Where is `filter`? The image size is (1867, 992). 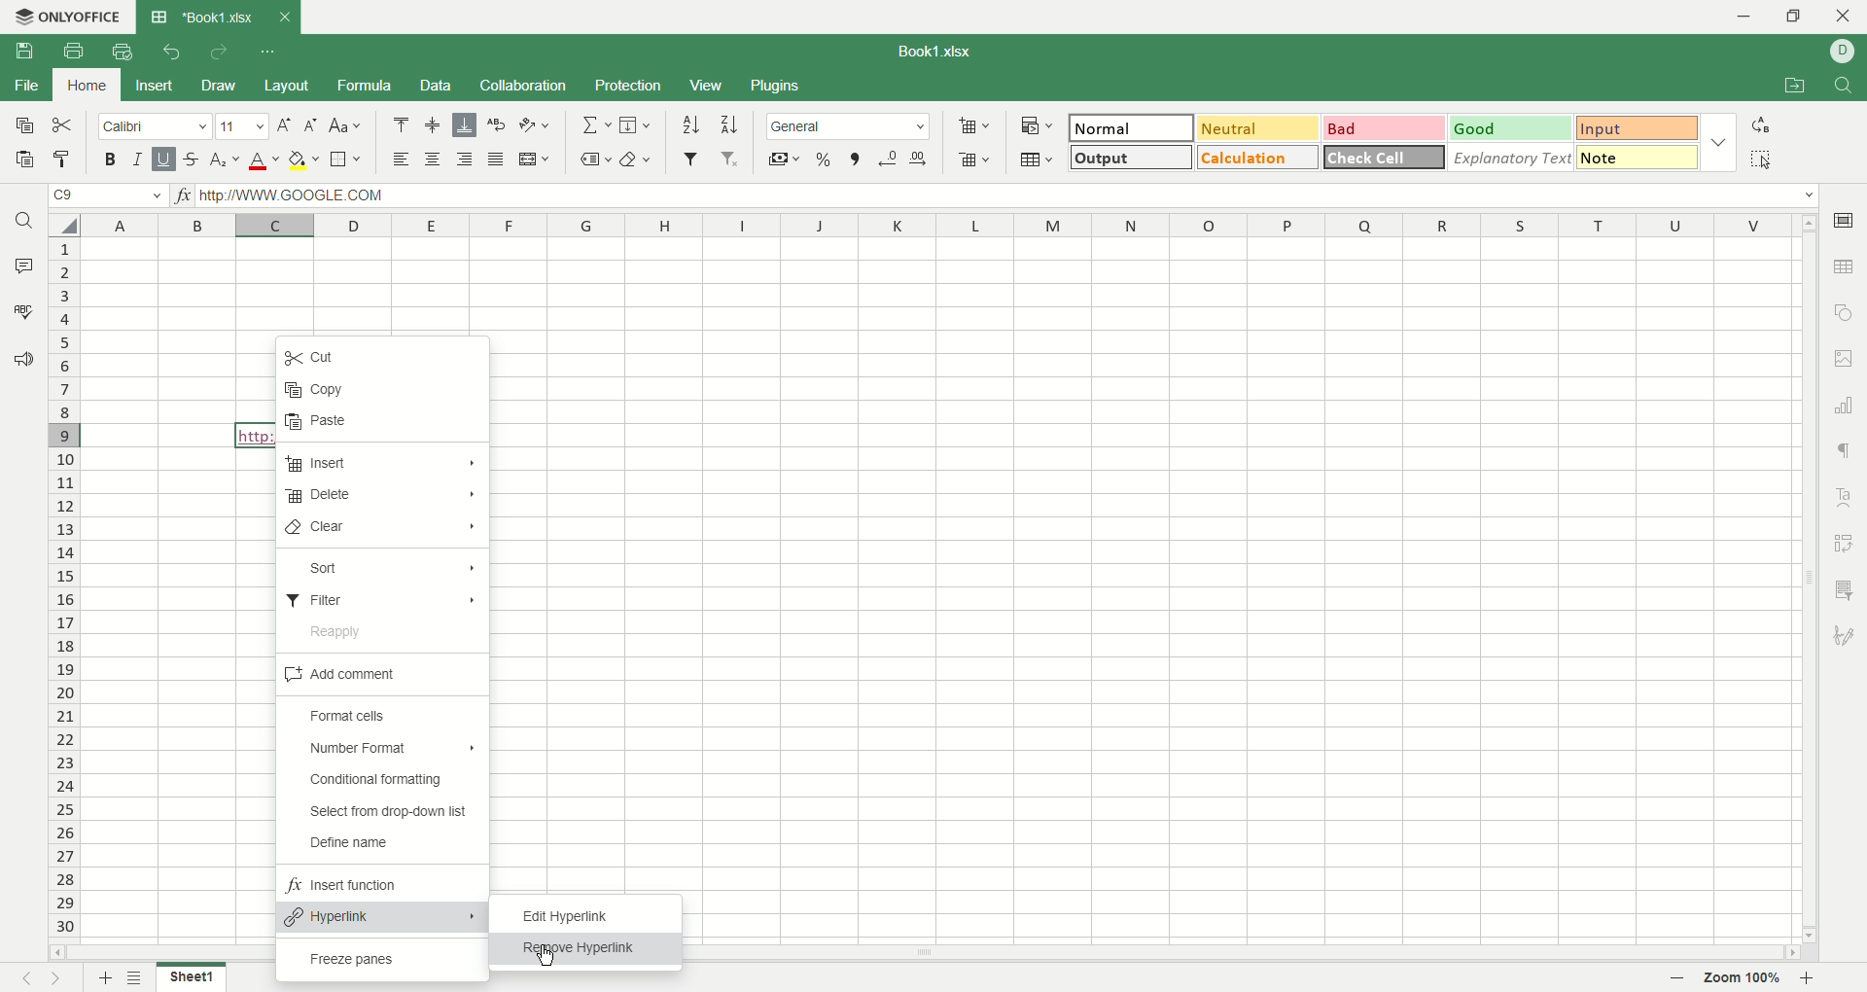
filter is located at coordinates (690, 159).